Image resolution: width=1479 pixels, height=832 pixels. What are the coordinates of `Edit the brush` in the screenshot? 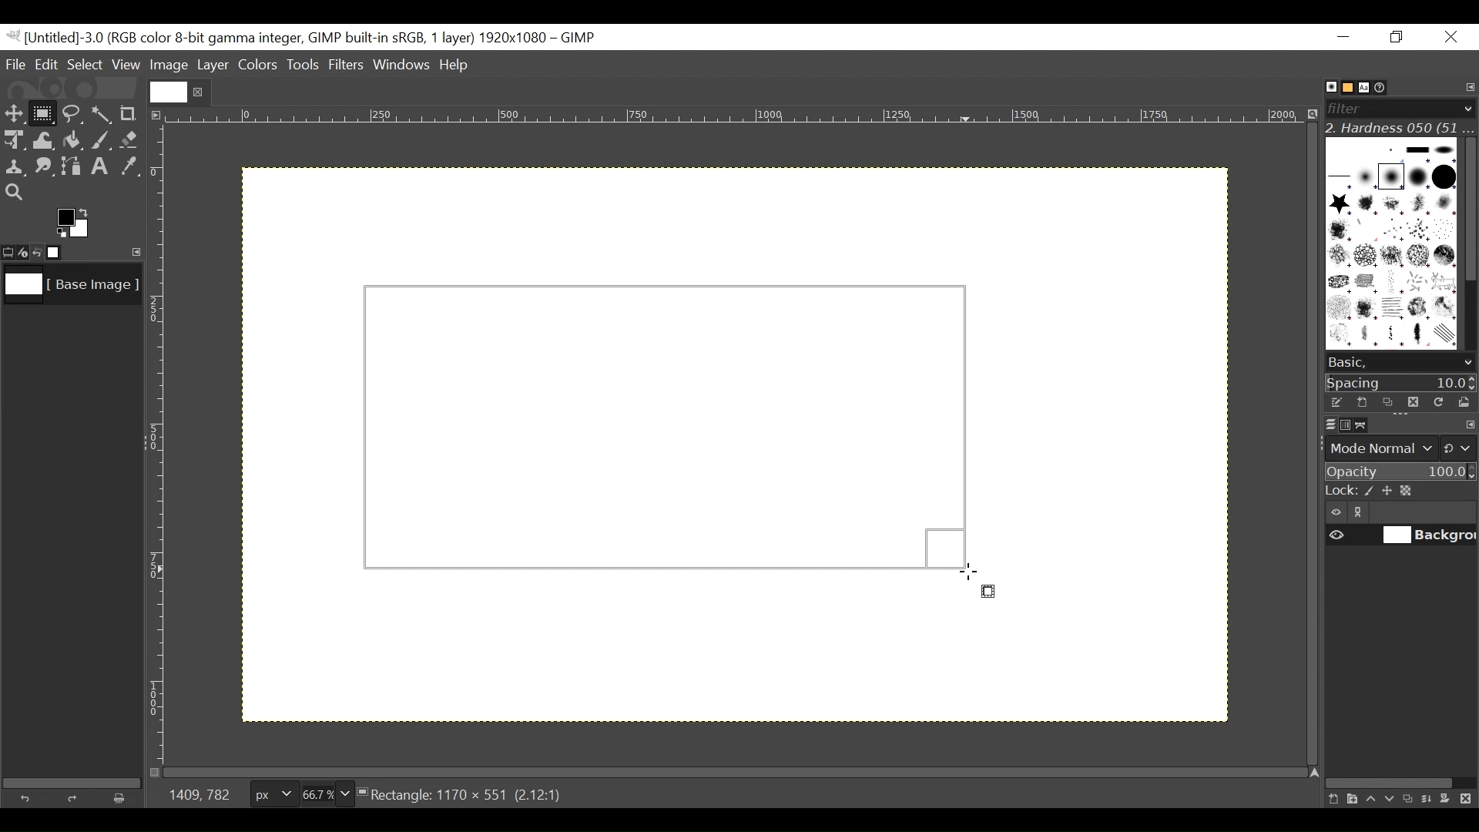 It's located at (1336, 402).